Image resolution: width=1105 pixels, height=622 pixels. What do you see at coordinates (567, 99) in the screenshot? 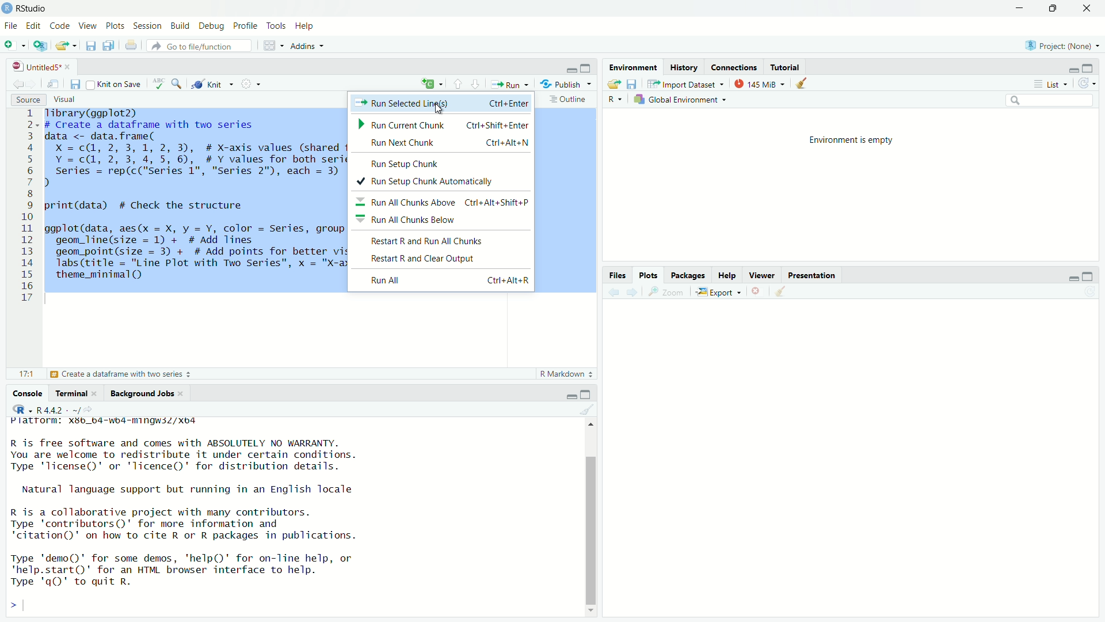
I see `Outline` at bounding box center [567, 99].